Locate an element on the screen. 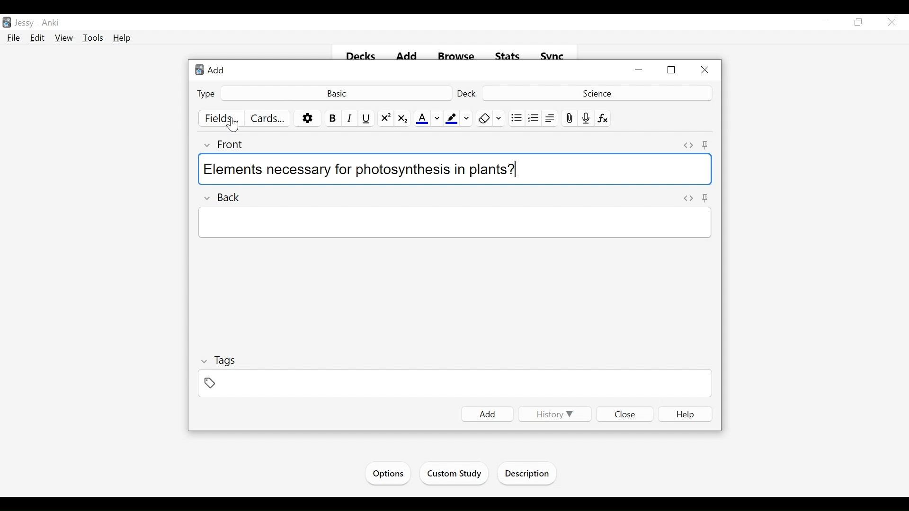 Image resolution: width=909 pixels, height=511 pixels. Options is located at coordinates (387, 474).